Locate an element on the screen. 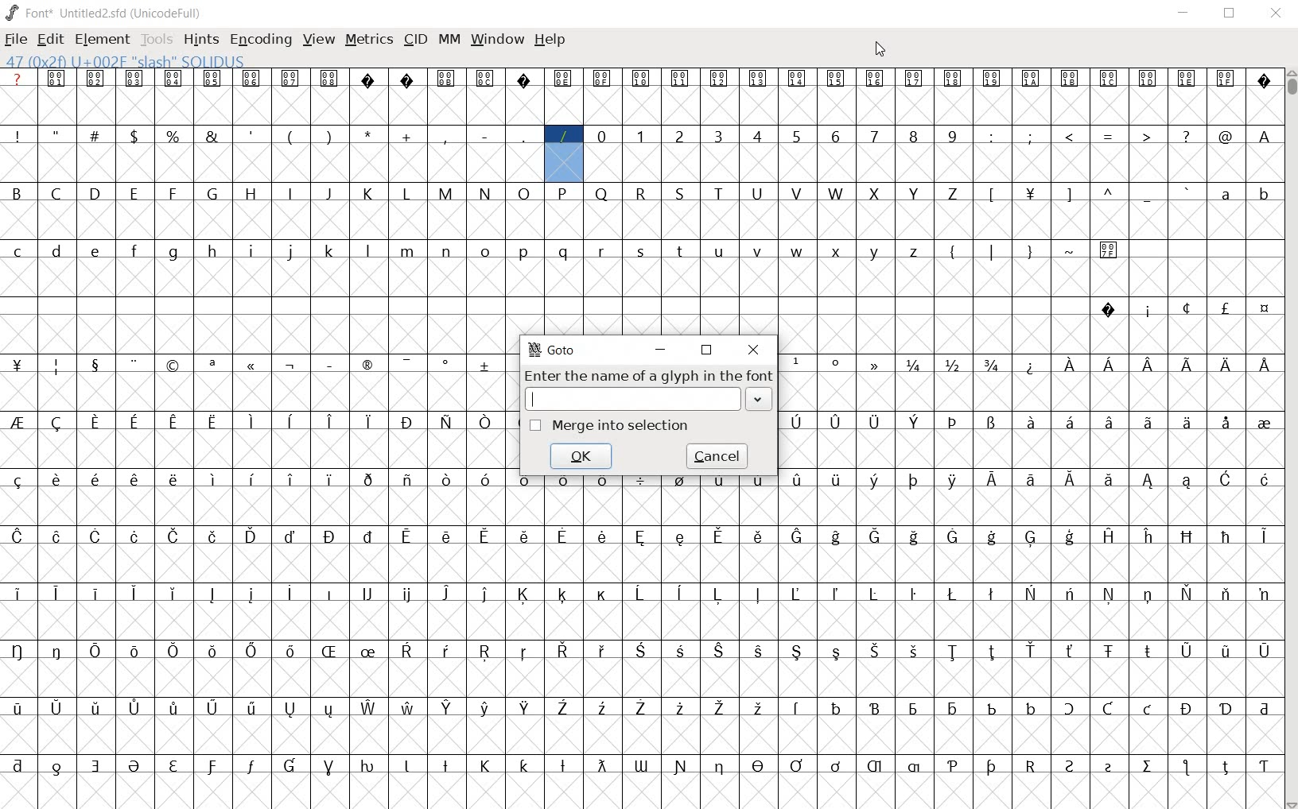 This screenshot has height=809, width=1298. cancel is located at coordinates (717, 455).